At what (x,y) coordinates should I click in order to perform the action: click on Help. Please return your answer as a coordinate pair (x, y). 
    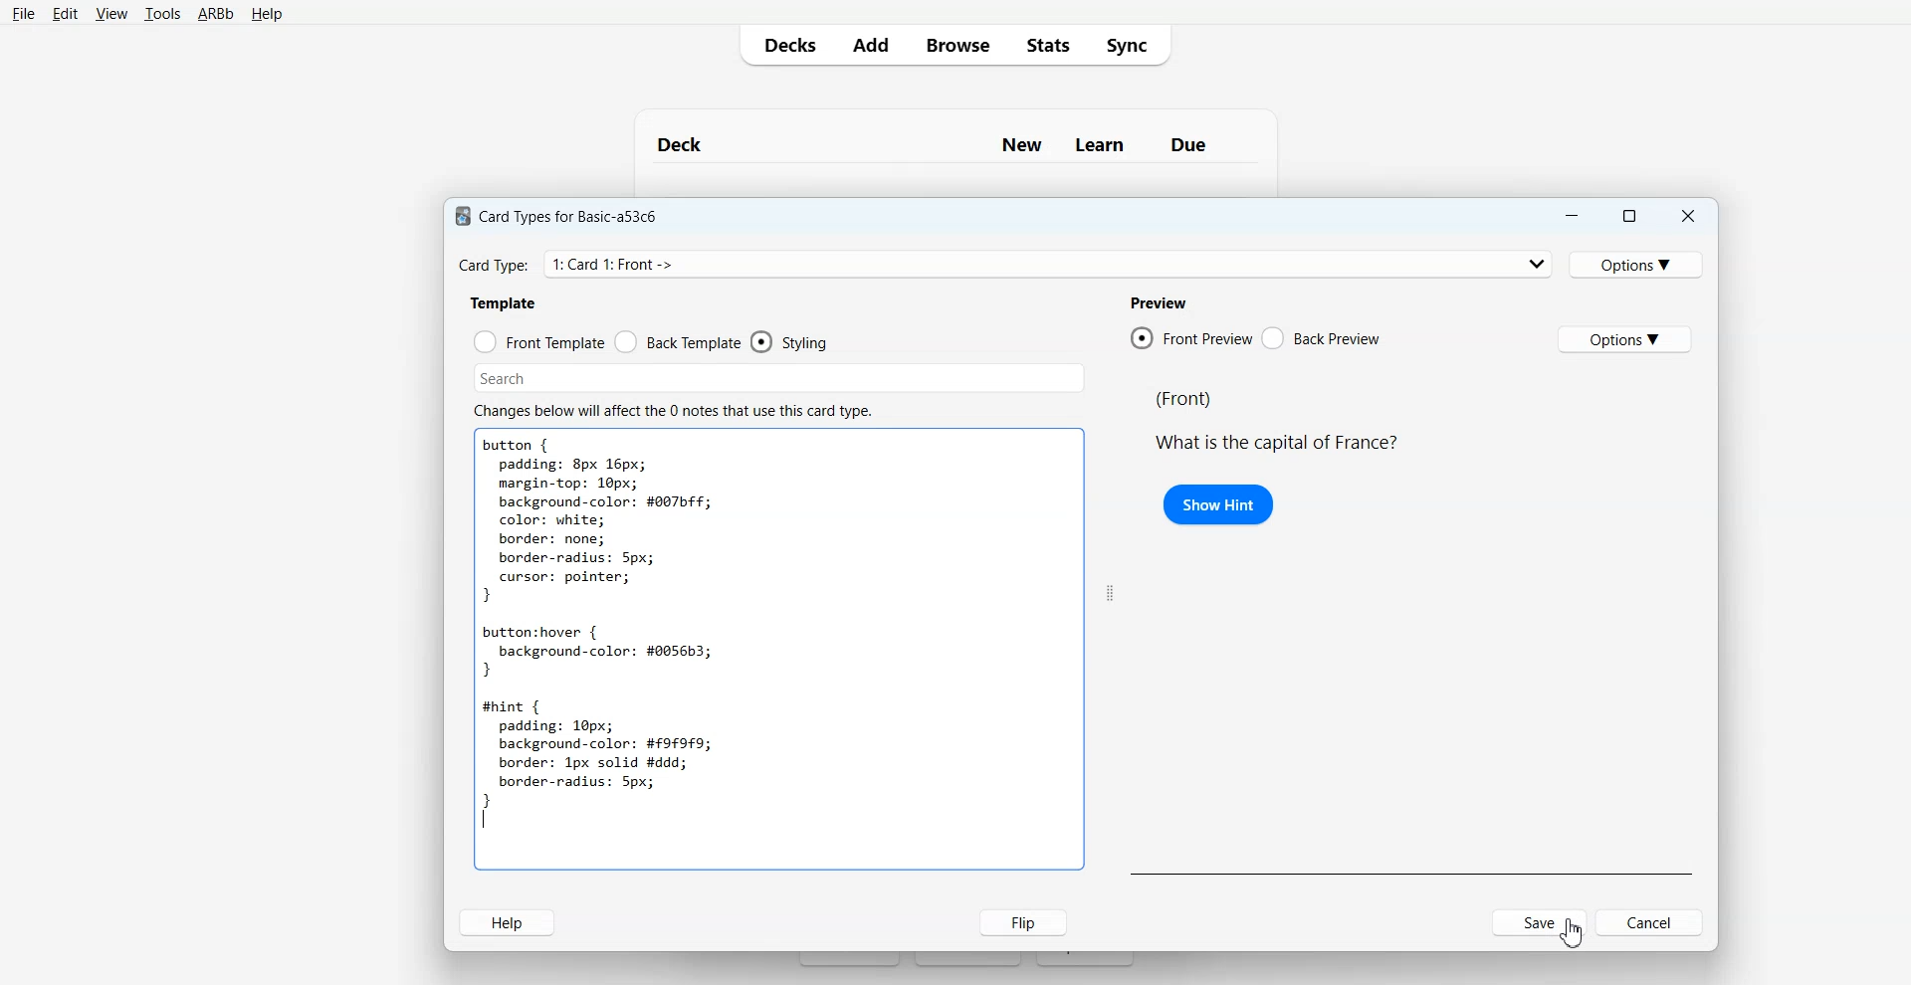
    Looking at the image, I should click on (507, 922).